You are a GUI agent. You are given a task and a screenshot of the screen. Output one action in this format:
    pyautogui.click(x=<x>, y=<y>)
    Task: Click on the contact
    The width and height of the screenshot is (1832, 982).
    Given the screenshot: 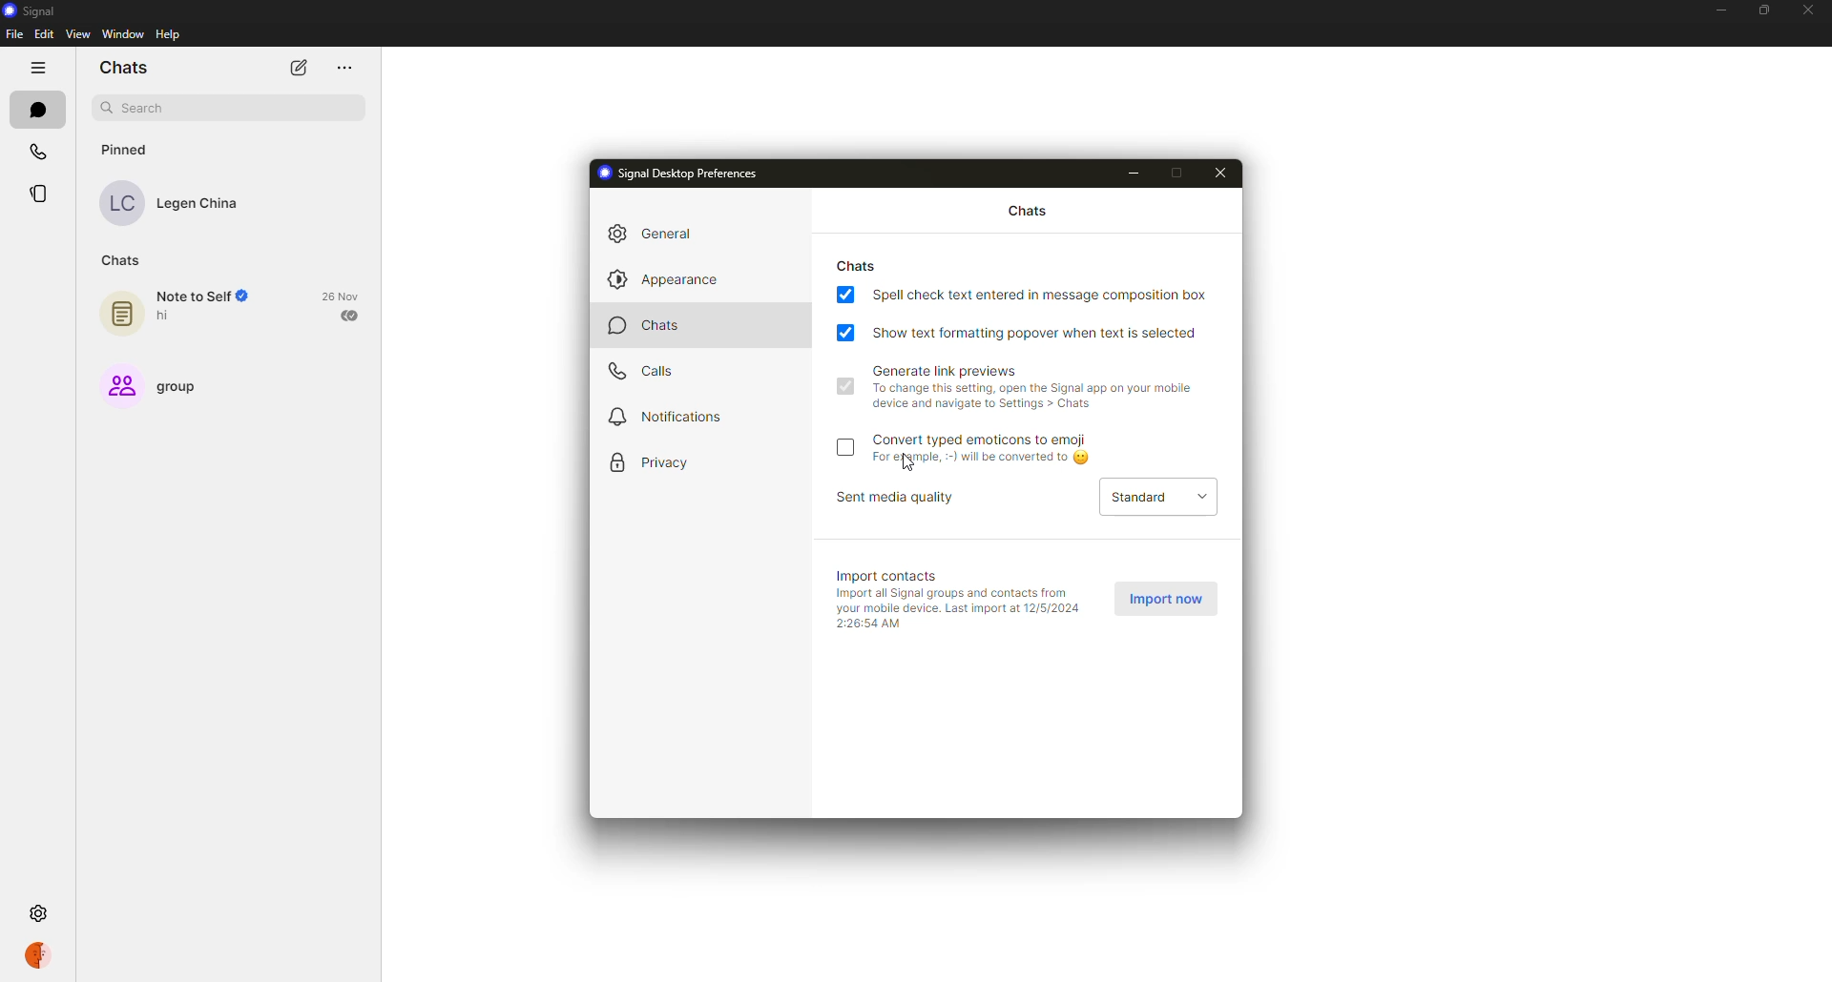 What is the action you would take?
    pyautogui.click(x=174, y=201)
    